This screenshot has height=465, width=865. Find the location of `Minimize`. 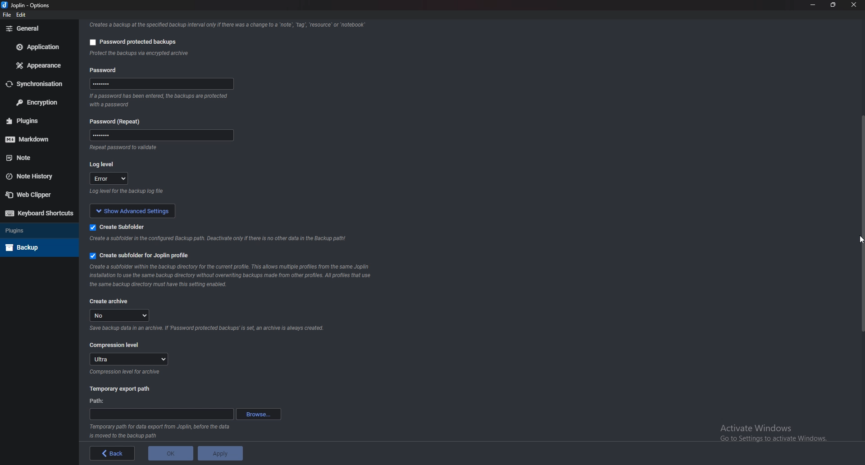

Minimize is located at coordinates (814, 5).